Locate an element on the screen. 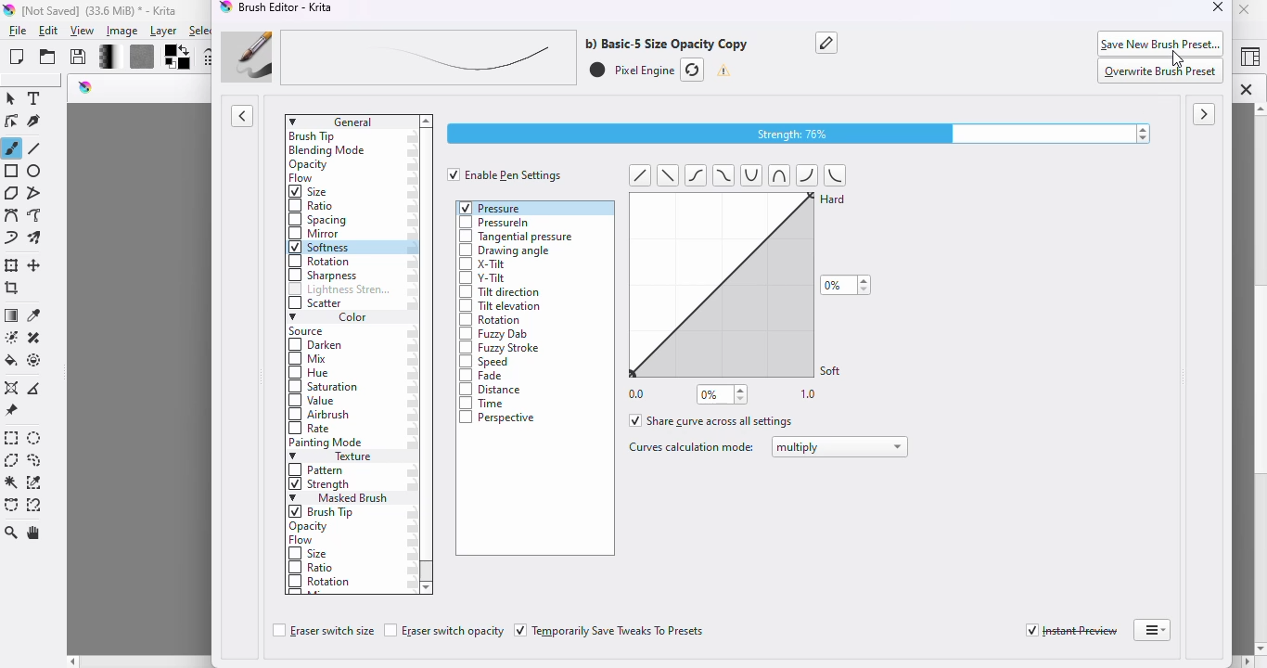  select shapes tool is located at coordinates (11, 98).